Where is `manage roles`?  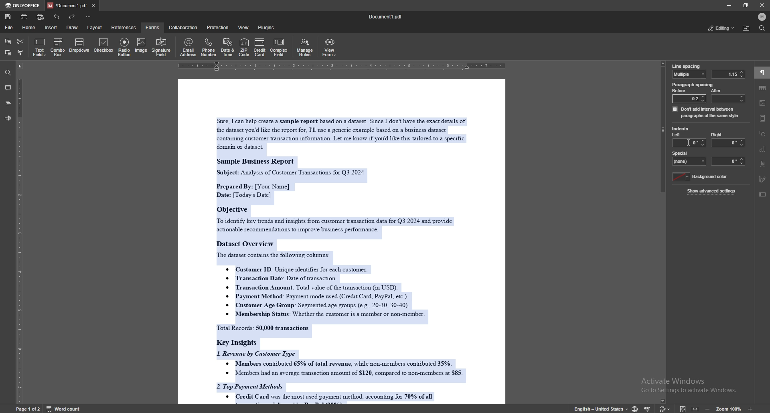
manage roles is located at coordinates (306, 47).